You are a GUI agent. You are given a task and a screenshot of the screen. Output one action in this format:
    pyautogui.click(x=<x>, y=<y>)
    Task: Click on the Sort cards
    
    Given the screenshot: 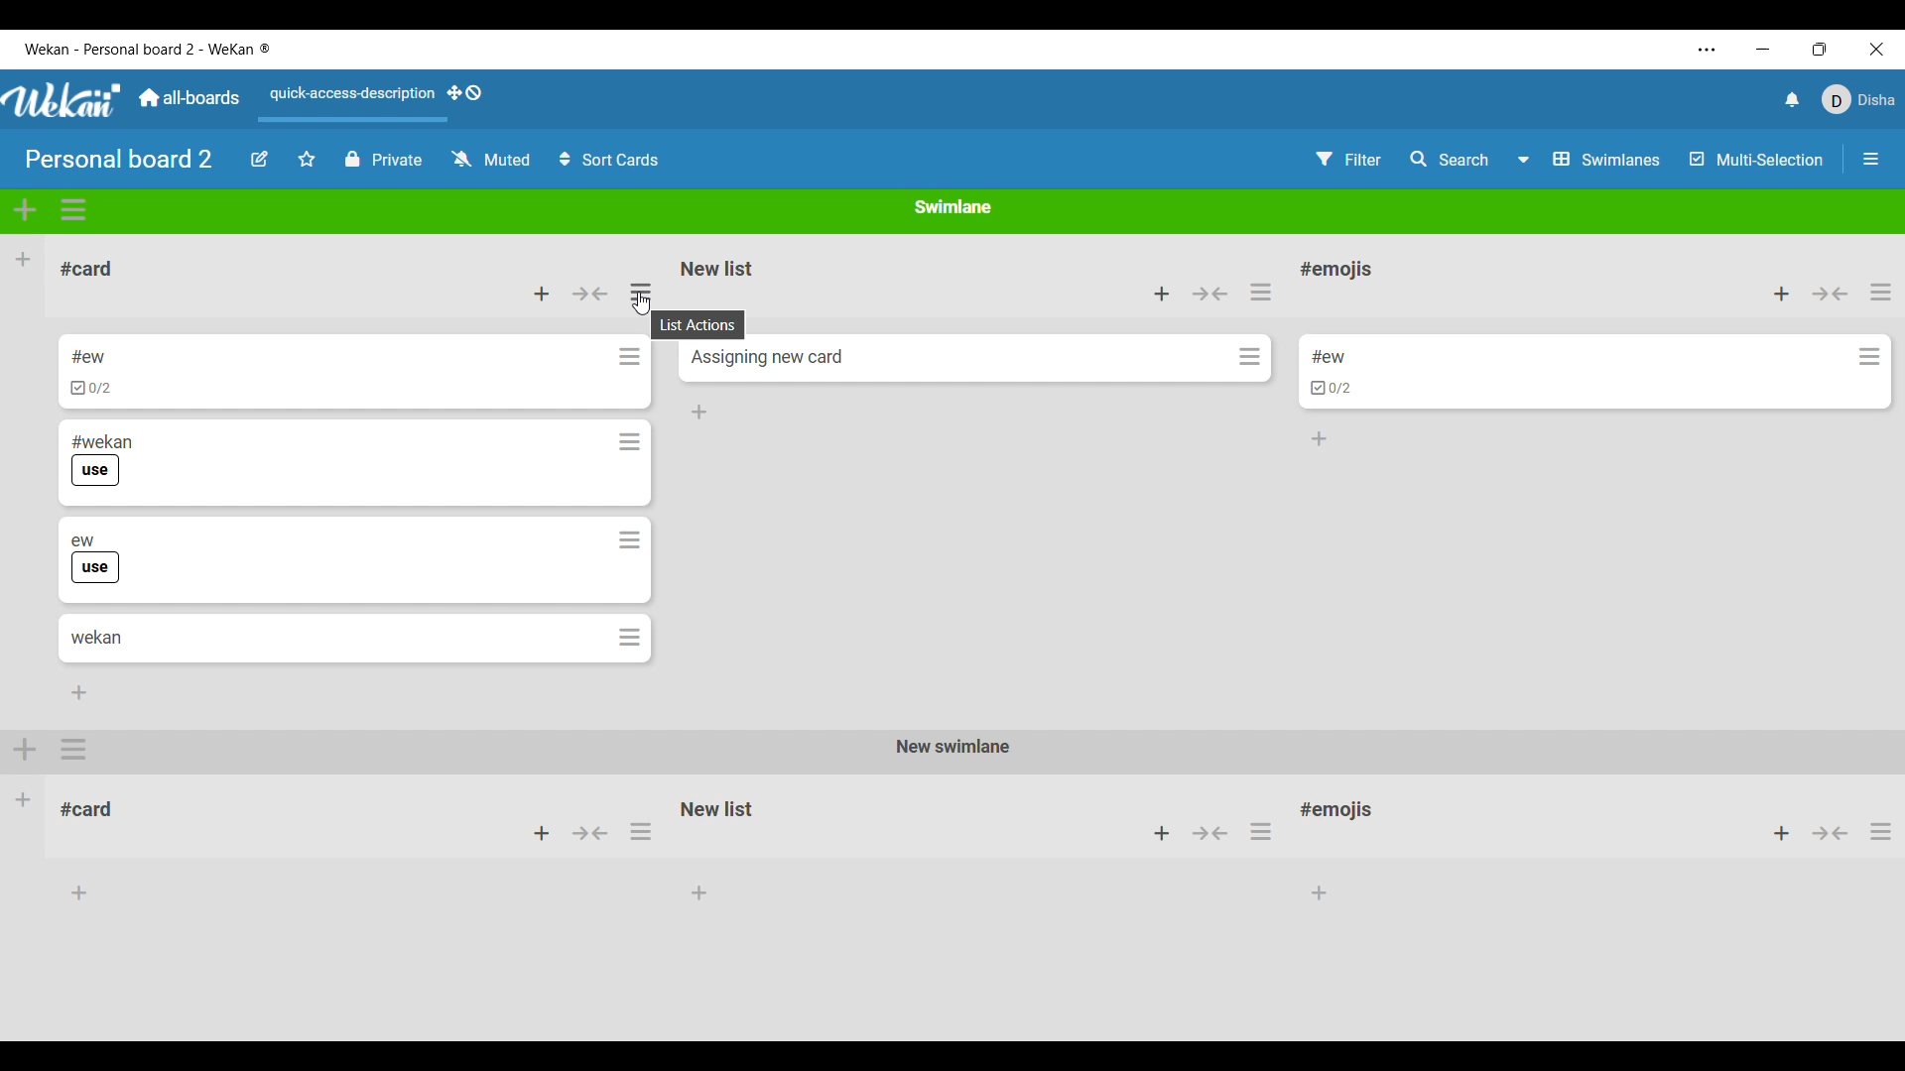 What is the action you would take?
    pyautogui.click(x=609, y=160)
    